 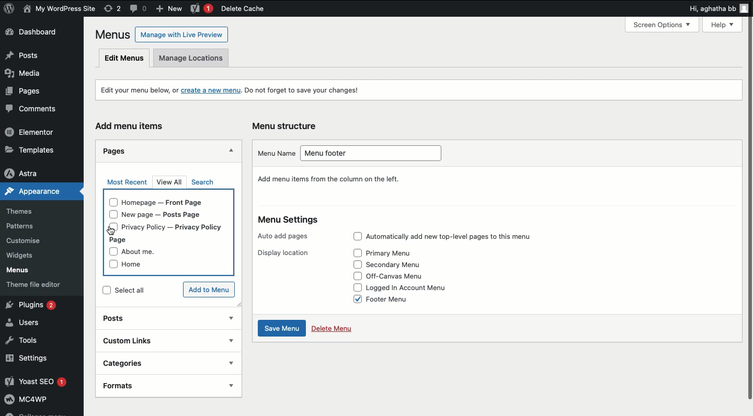 I want to click on Comment, so click(x=139, y=8).